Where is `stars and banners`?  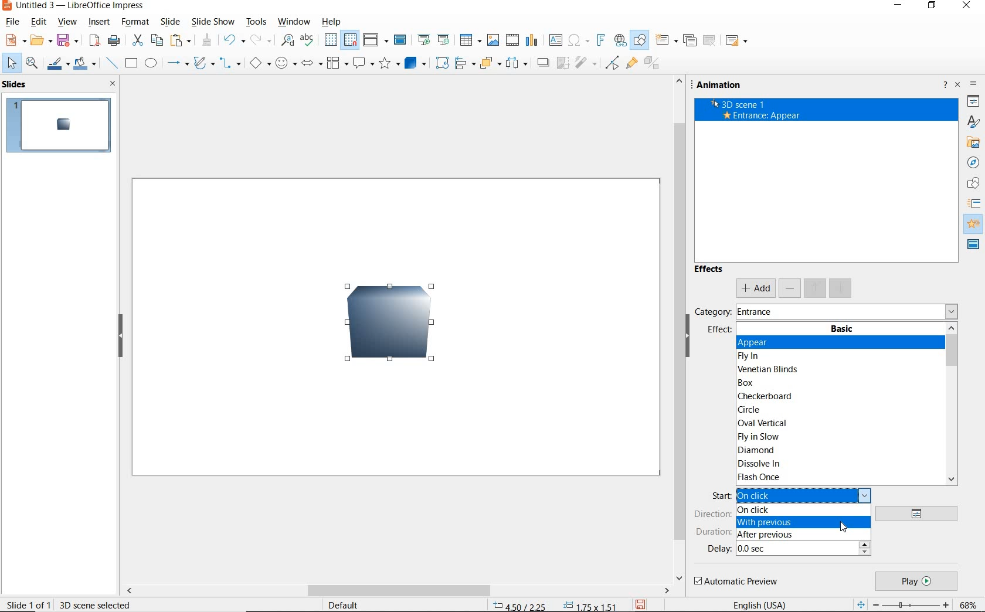
stars and banners is located at coordinates (390, 64).